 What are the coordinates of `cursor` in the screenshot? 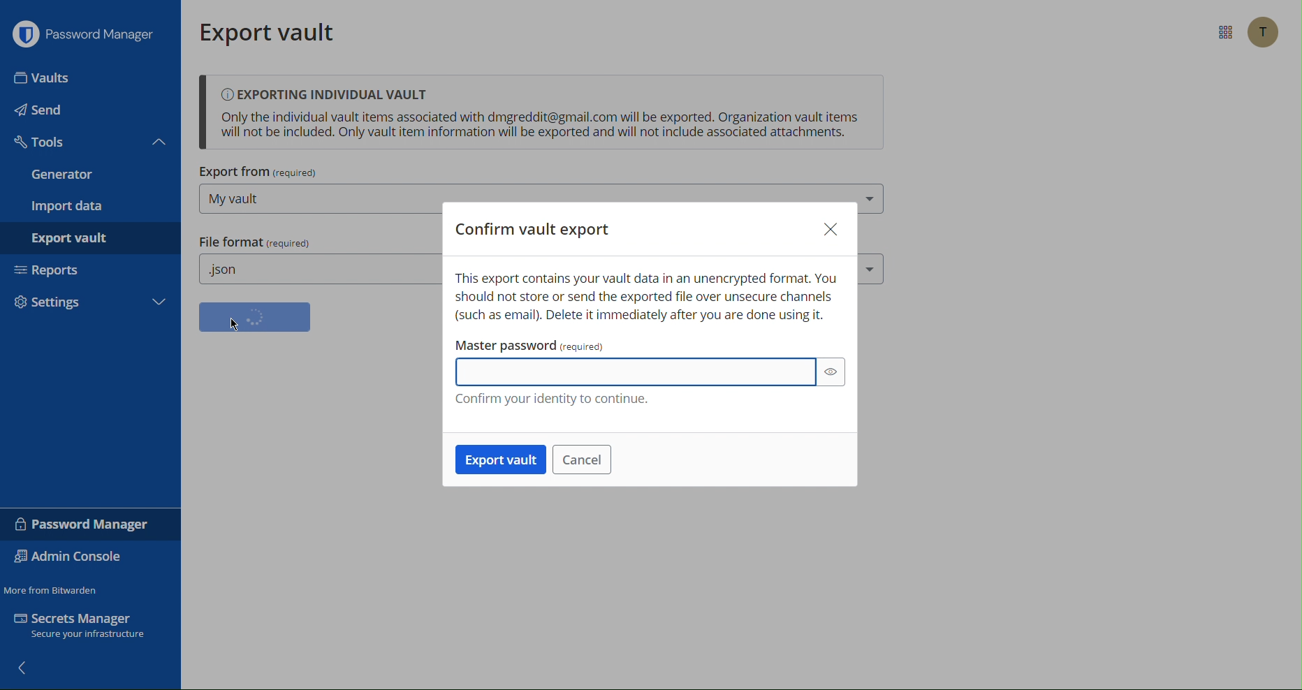 It's located at (237, 327).